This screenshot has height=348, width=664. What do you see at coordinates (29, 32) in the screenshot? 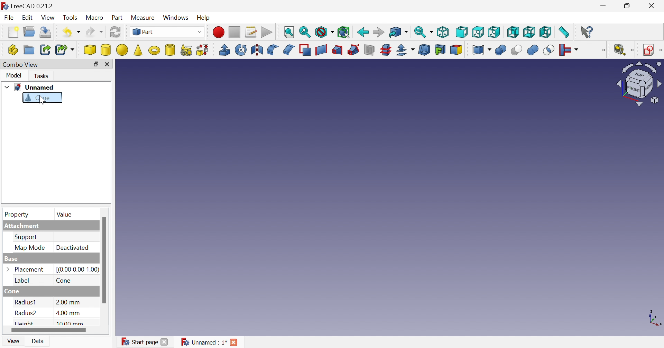
I see `Open` at bounding box center [29, 32].